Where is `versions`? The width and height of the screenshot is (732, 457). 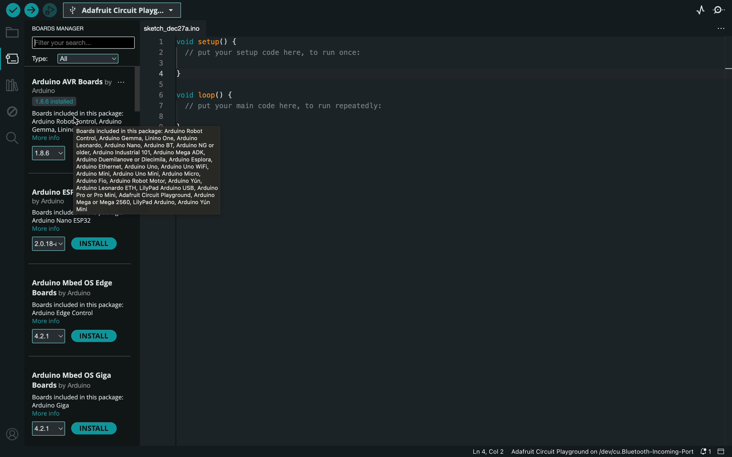 versions is located at coordinates (51, 430).